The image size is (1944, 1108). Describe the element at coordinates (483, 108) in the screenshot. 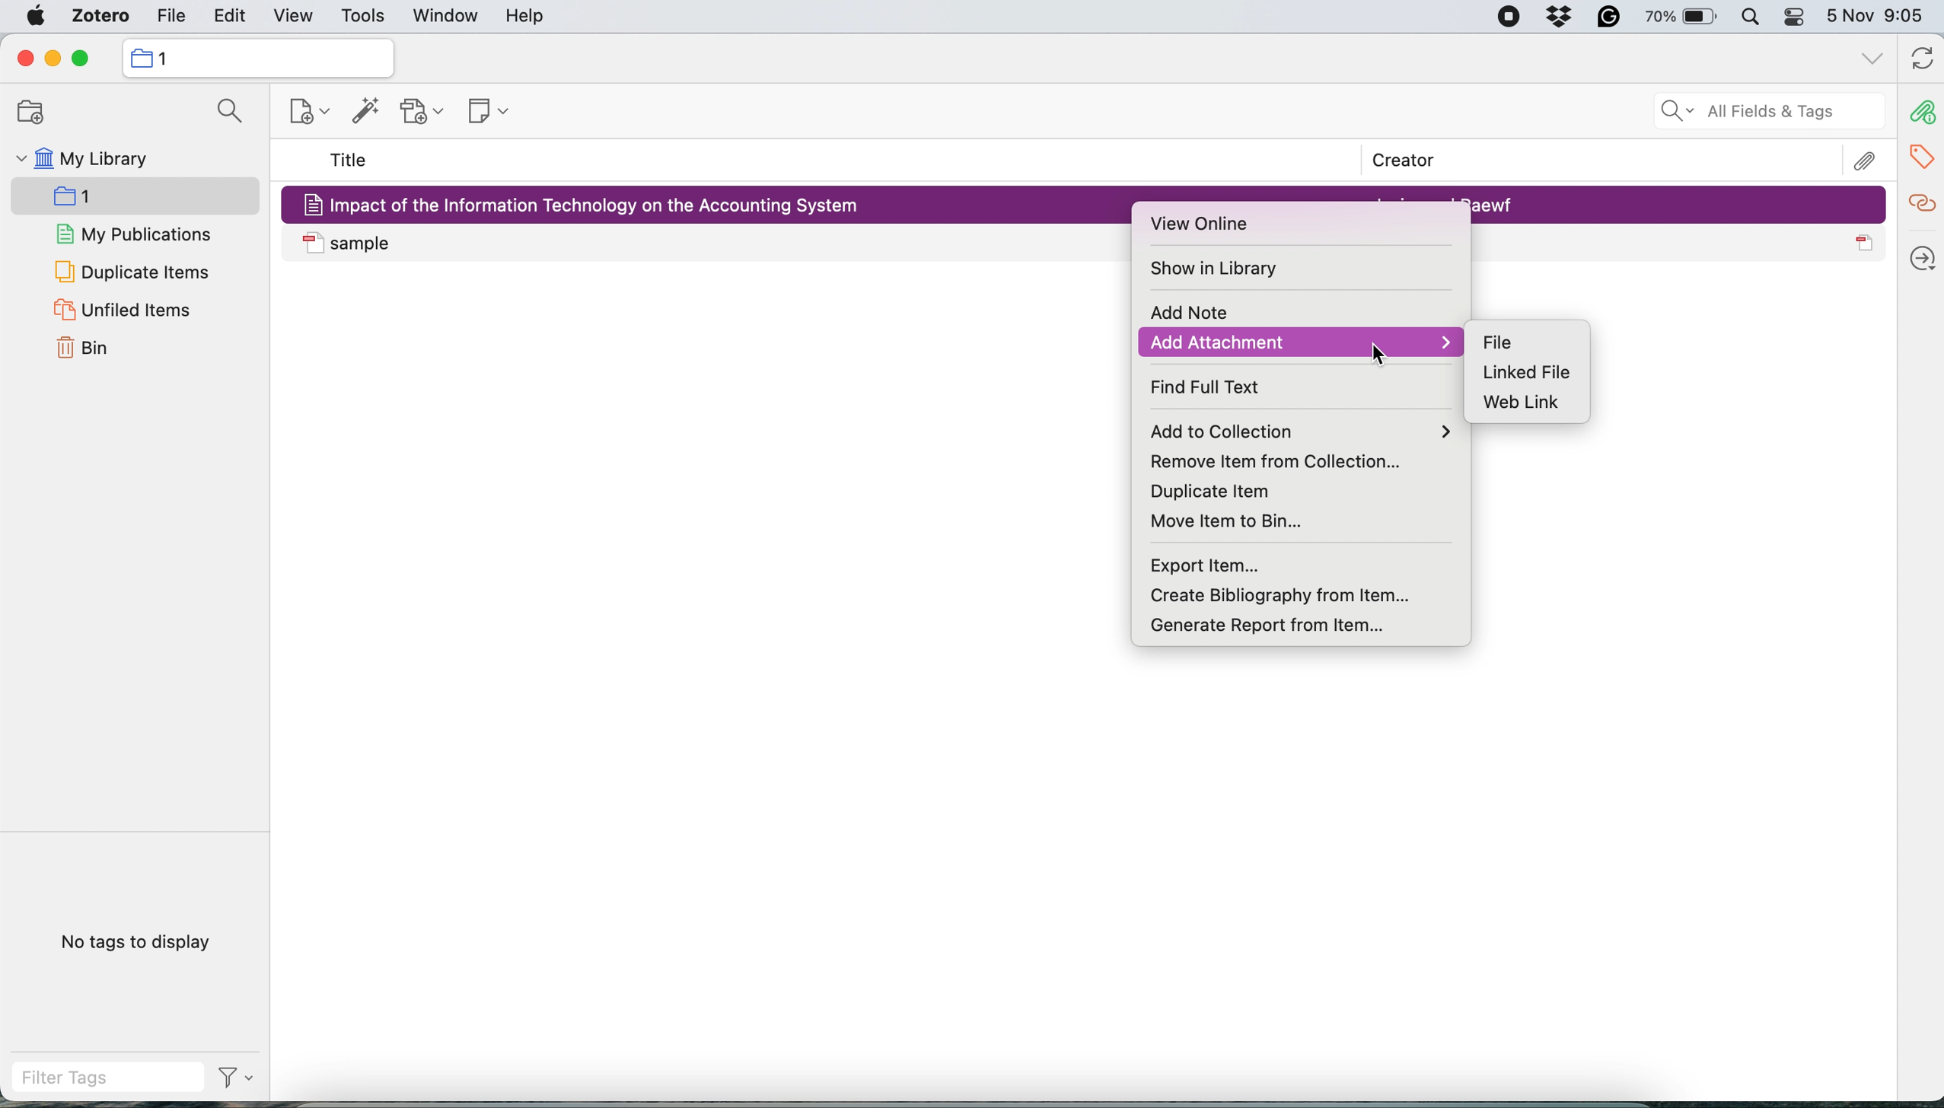

I see `new note` at that location.